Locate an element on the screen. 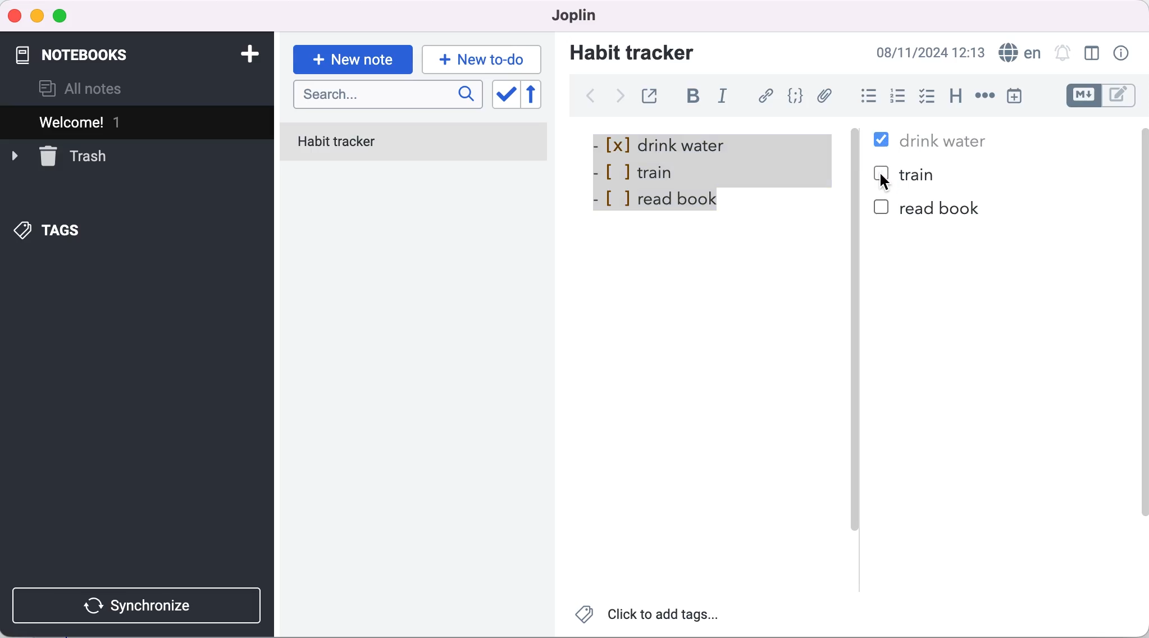 This screenshot has height=638, width=1149. reverse sort order is located at coordinates (539, 95).